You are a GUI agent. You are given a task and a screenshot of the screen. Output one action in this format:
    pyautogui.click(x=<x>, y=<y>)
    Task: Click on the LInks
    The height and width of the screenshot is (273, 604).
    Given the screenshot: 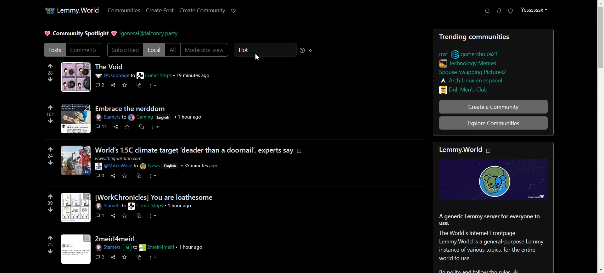 What is the action you would take?
    pyautogui.click(x=448, y=54)
    